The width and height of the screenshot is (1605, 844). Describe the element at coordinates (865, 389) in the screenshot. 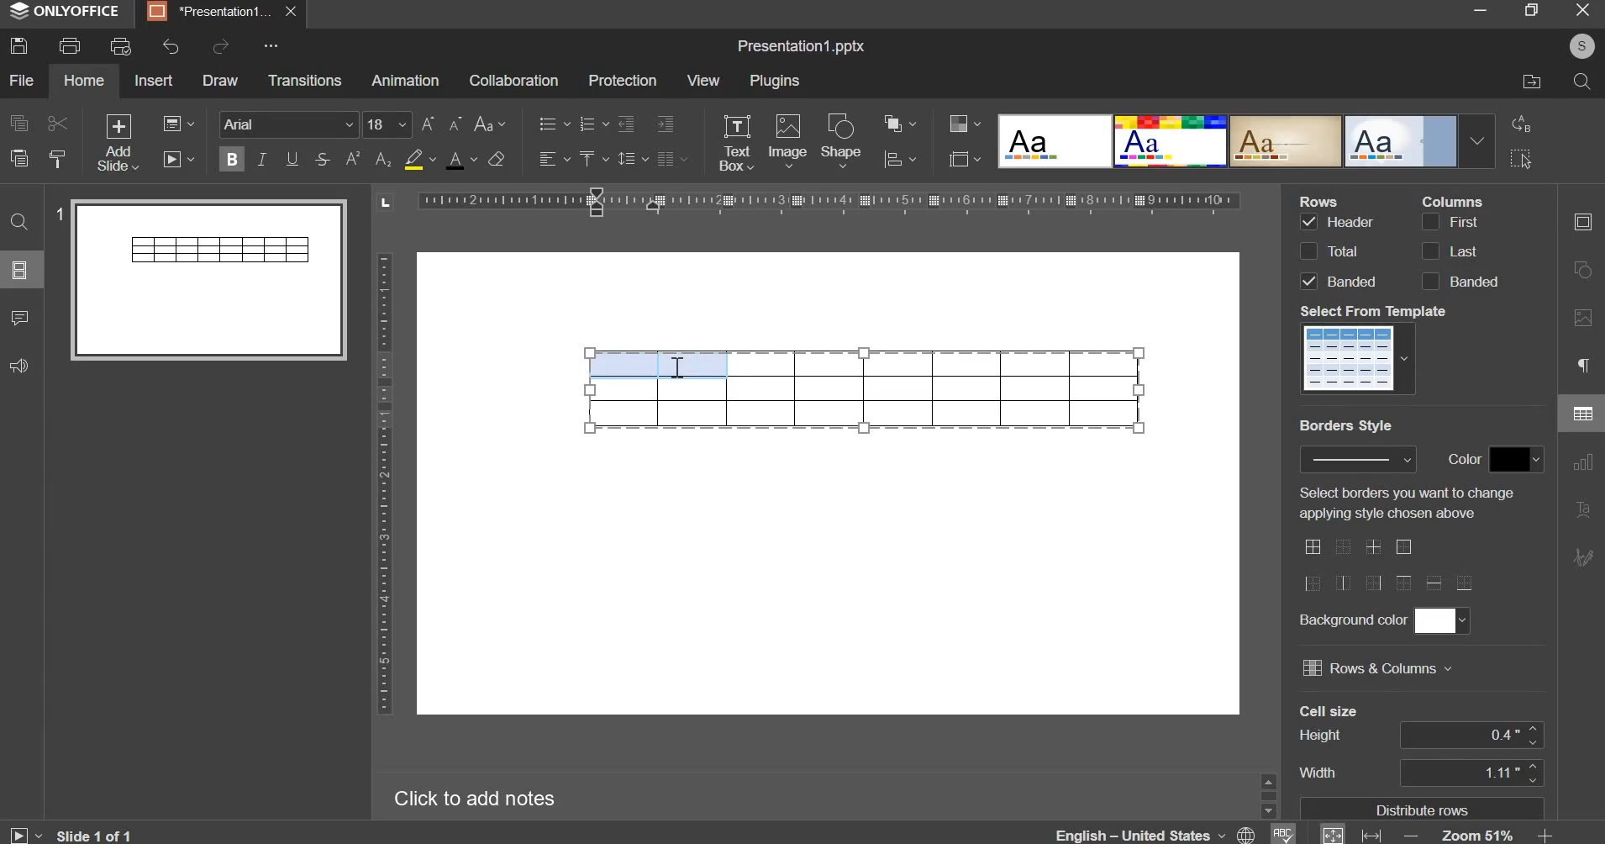

I see `table` at that location.